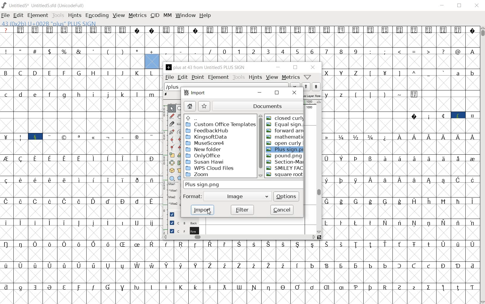 The image size is (485, 304). I want to click on add a point, then drag out its control points, so click(172, 132).